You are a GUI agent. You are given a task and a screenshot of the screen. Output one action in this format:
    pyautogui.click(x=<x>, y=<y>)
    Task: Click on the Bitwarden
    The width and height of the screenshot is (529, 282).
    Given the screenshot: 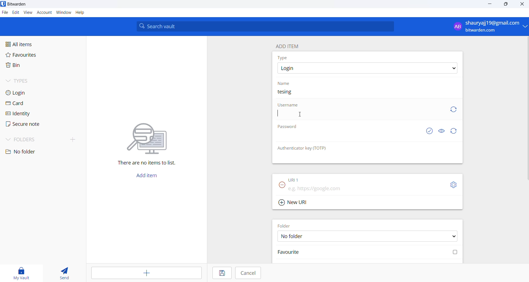 What is the action you would take?
    pyautogui.click(x=19, y=4)
    